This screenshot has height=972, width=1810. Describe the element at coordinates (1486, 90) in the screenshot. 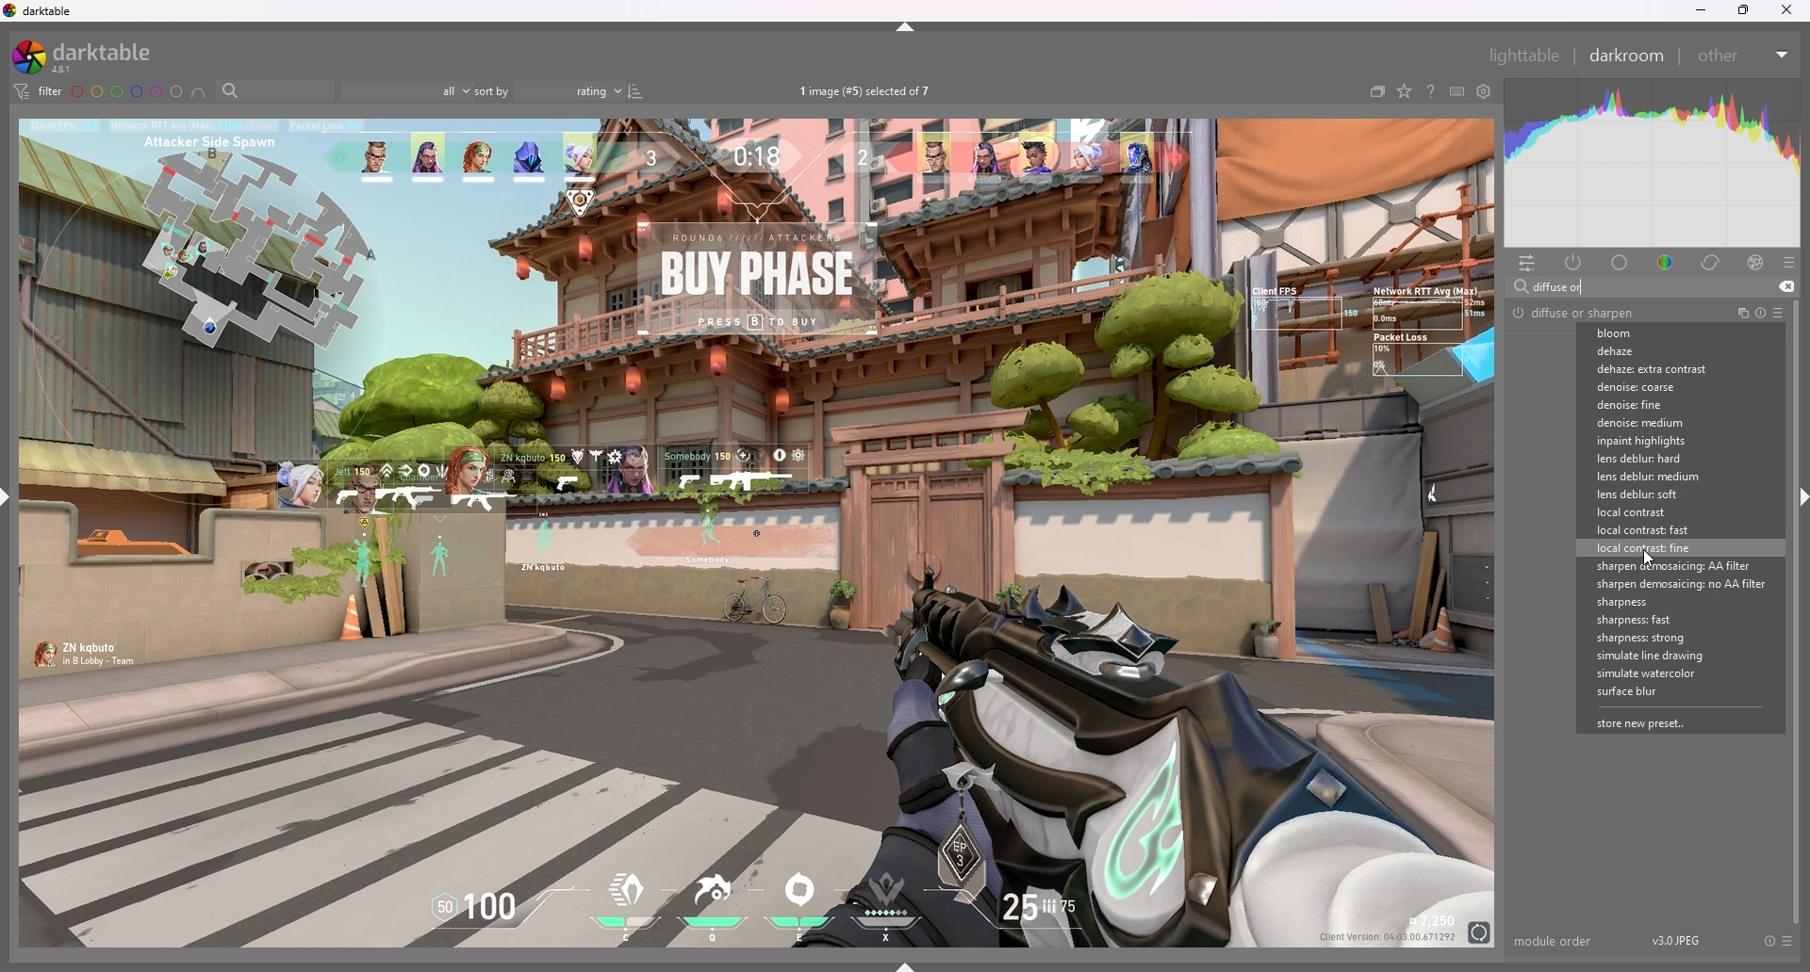

I see `show global preferences` at that location.